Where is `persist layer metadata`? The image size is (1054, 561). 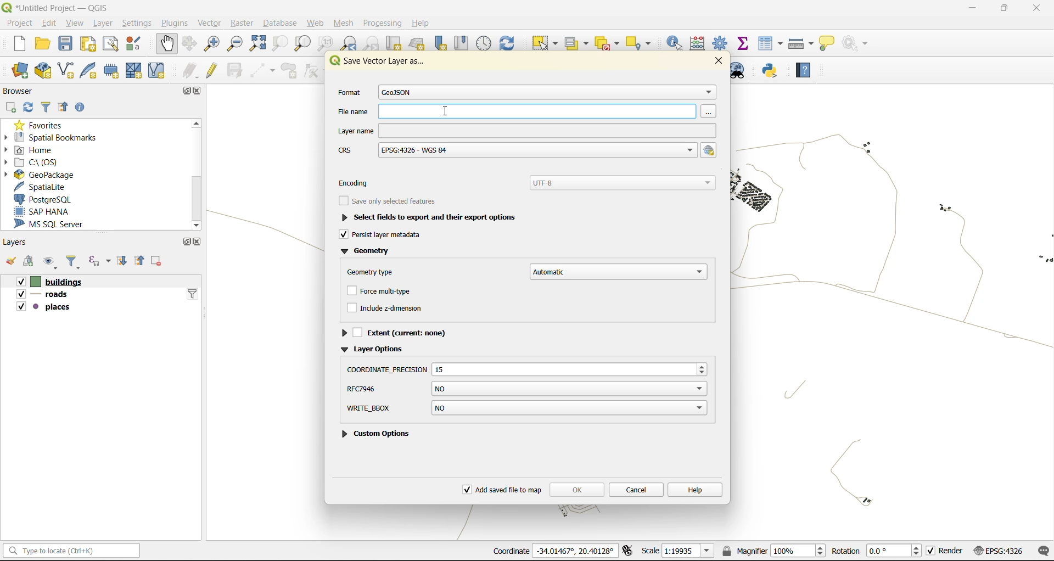 persist layer metadata is located at coordinates (388, 235).